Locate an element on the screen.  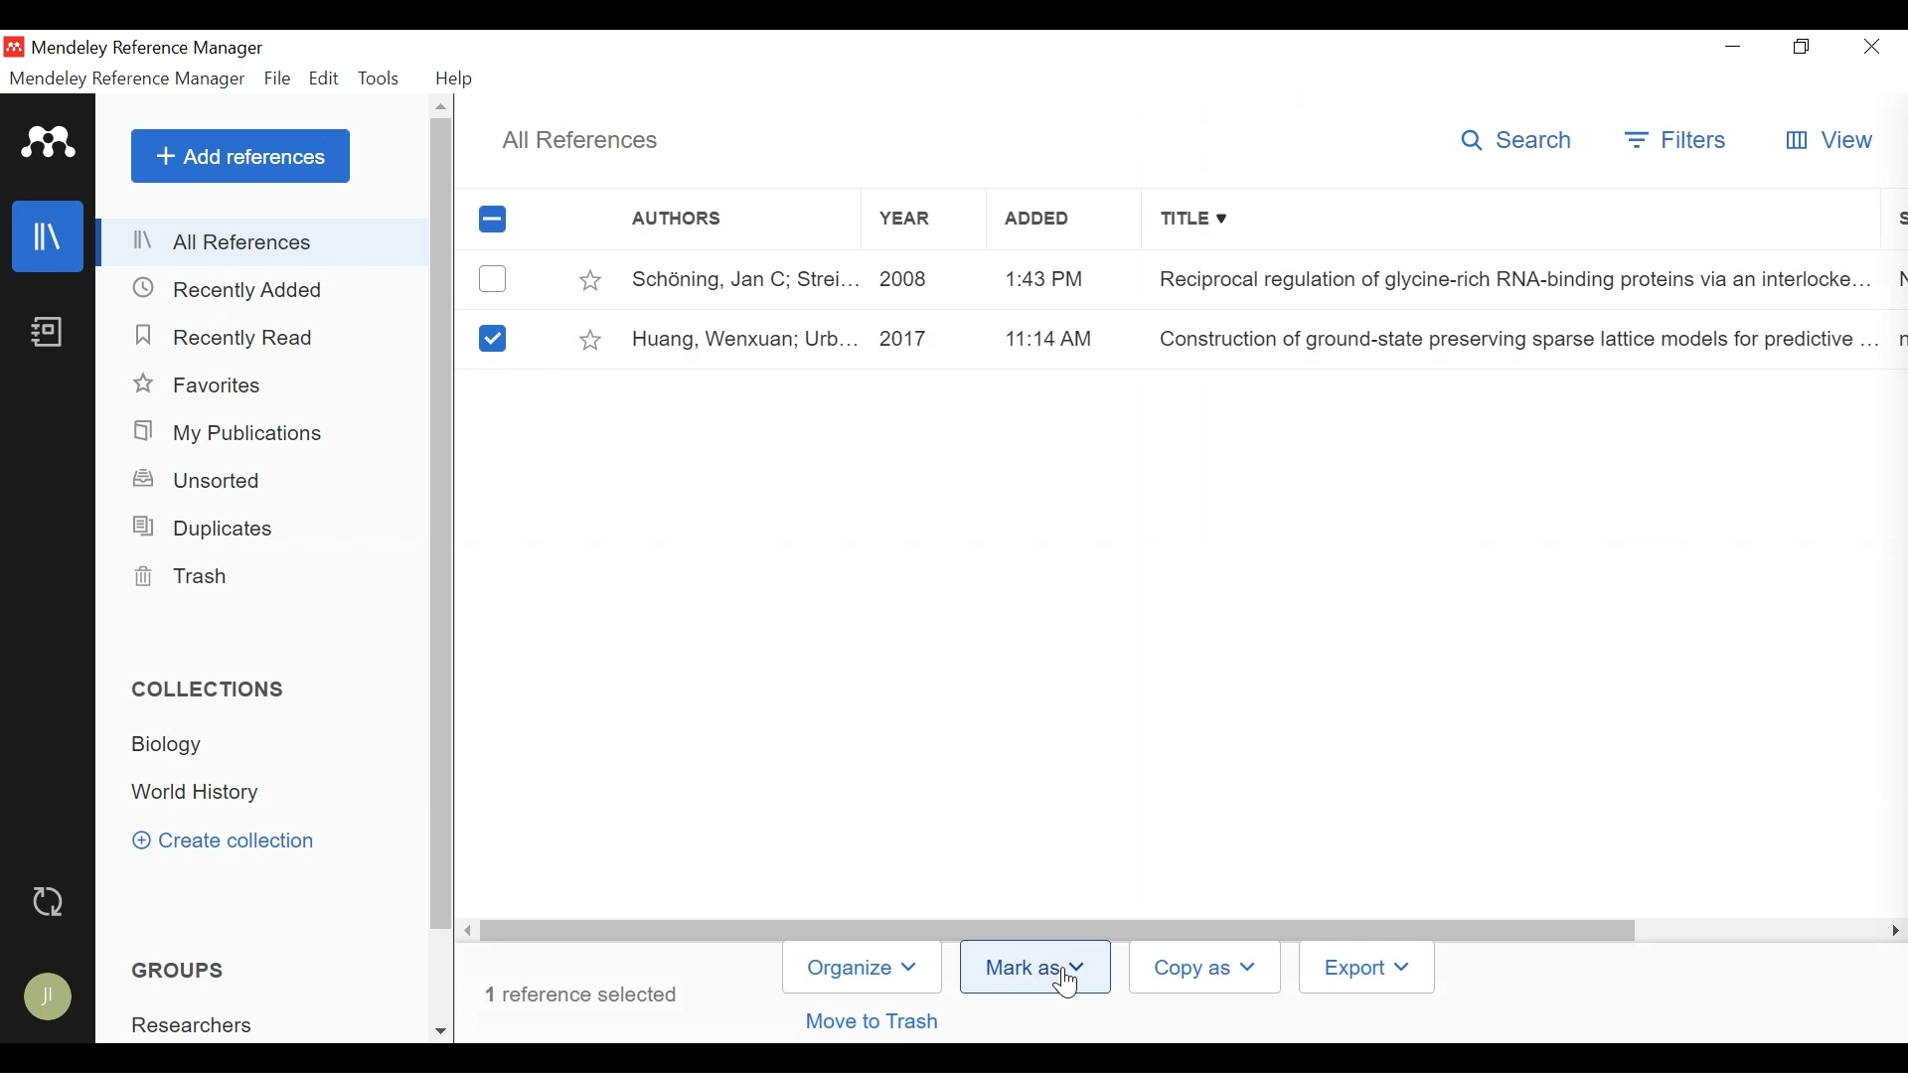
Help is located at coordinates (461, 78).